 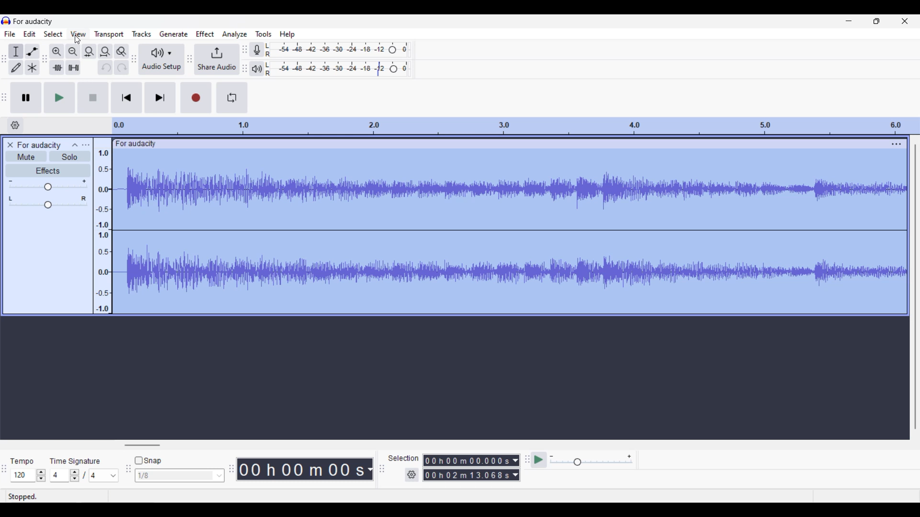 I want to click on View menu, so click(x=78, y=34).